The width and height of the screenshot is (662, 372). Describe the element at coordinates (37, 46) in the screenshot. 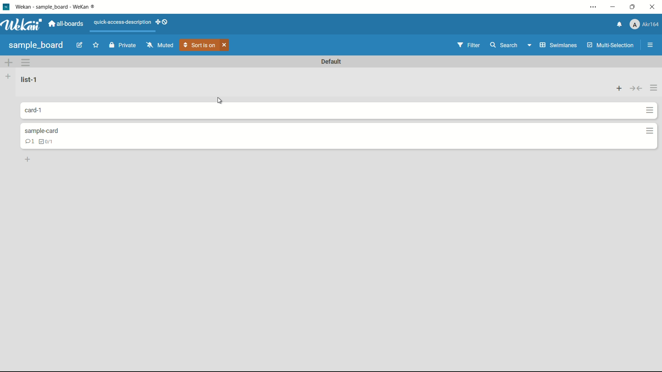

I see `board name` at that location.